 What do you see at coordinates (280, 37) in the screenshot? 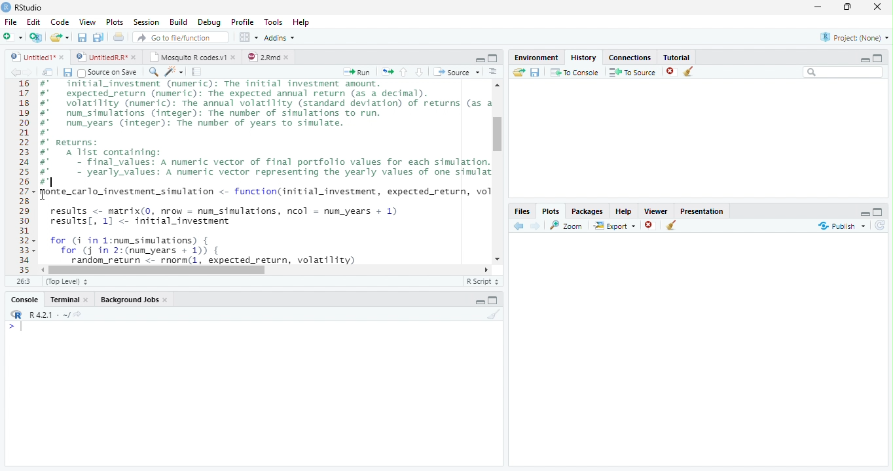
I see `Addins` at bounding box center [280, 37].